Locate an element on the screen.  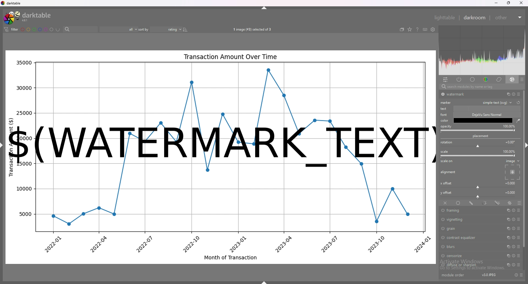
y offset is located at coordinates (447, 193).